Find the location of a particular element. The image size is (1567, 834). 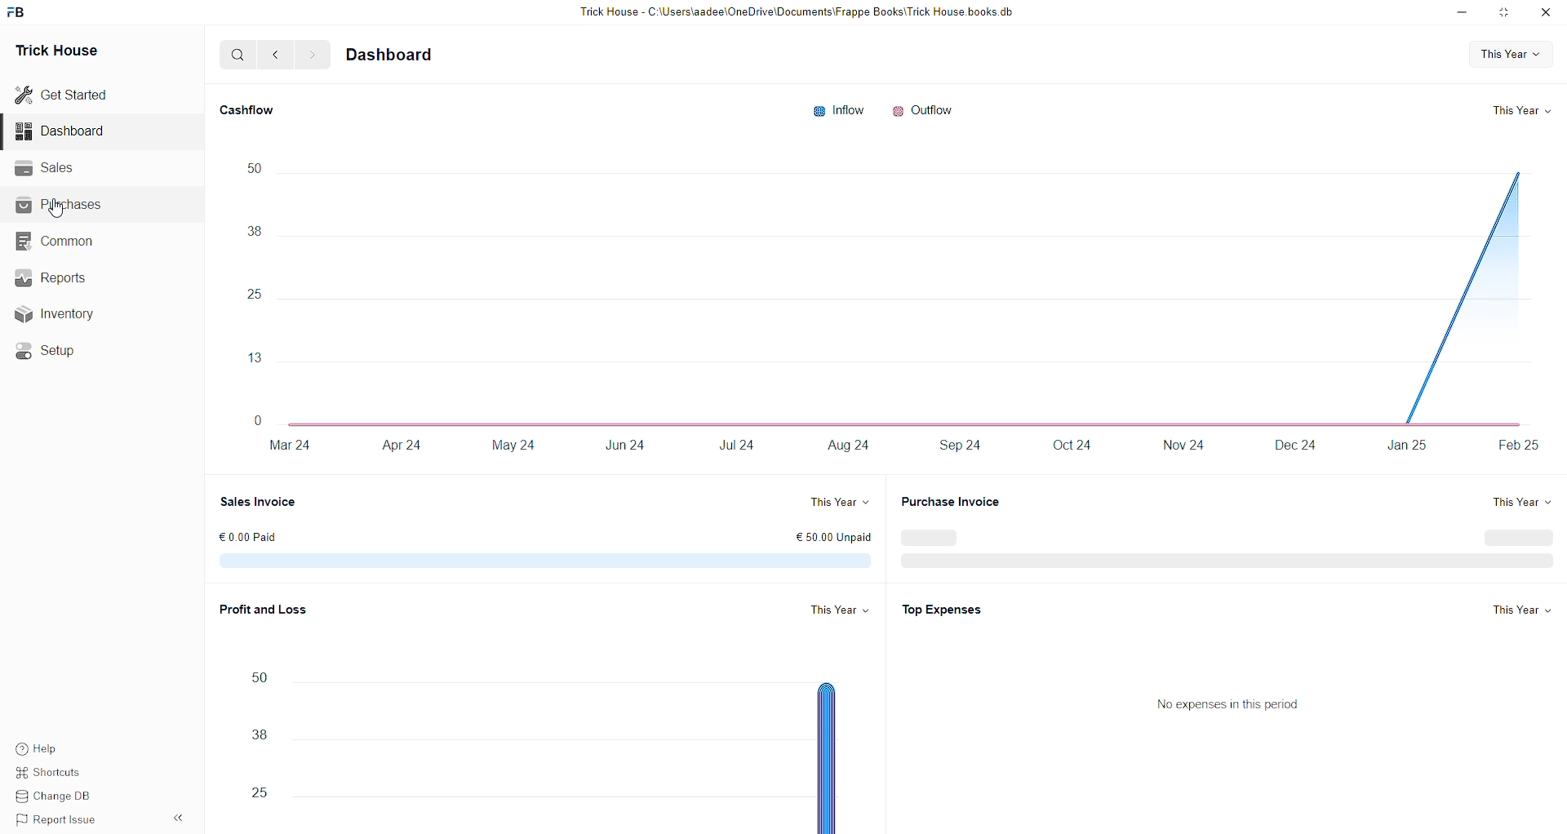

Dashboard is located at coordinates (393, 55).